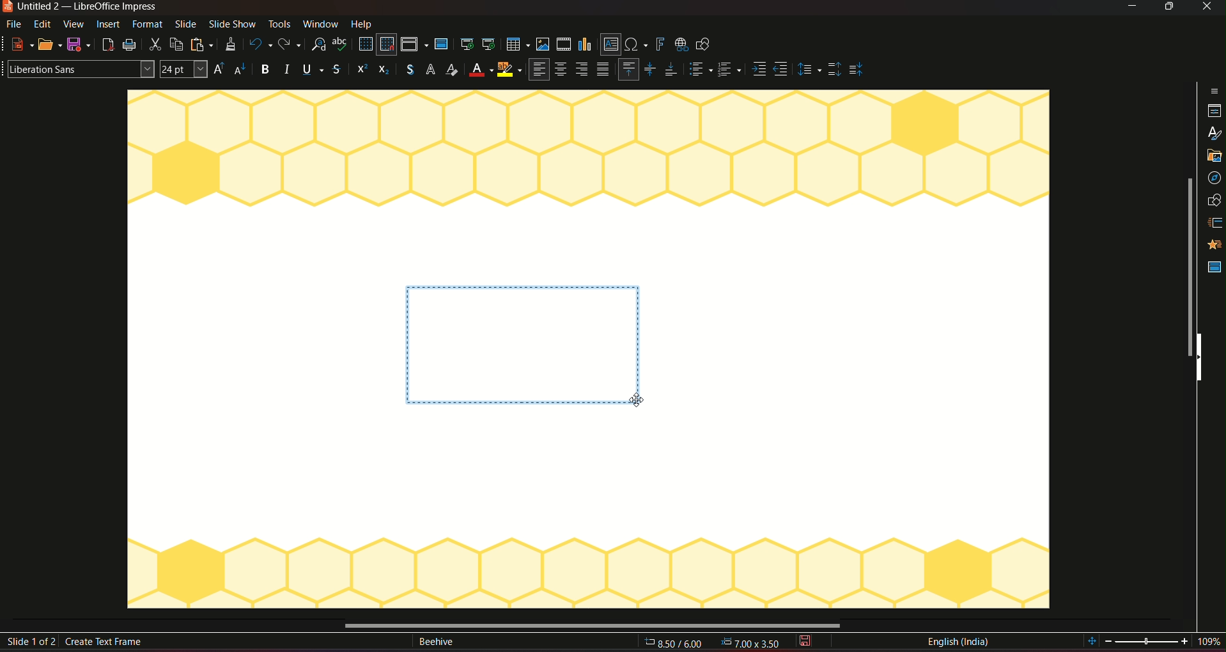 Image resolution: width=1226 pixels, height=652 pixels. I want to click on Align center, so click(650, 68).